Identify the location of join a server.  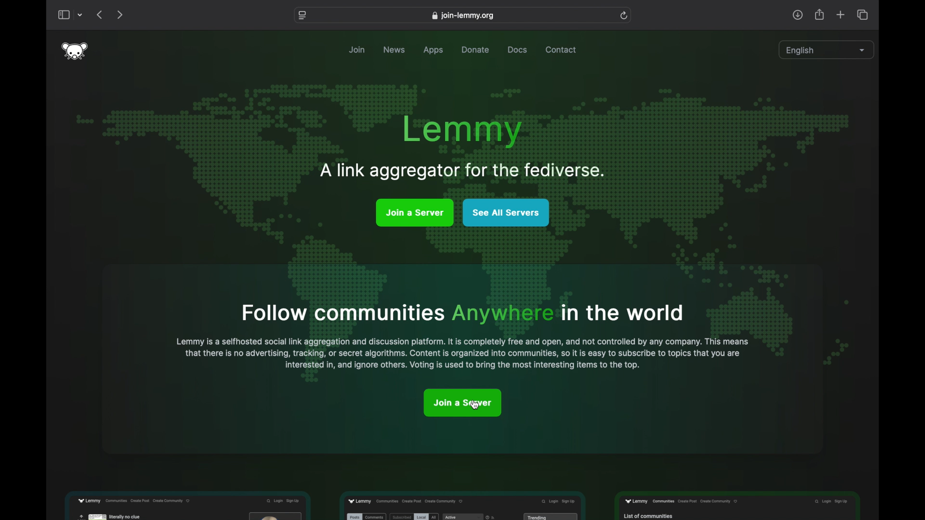
(462, 403).